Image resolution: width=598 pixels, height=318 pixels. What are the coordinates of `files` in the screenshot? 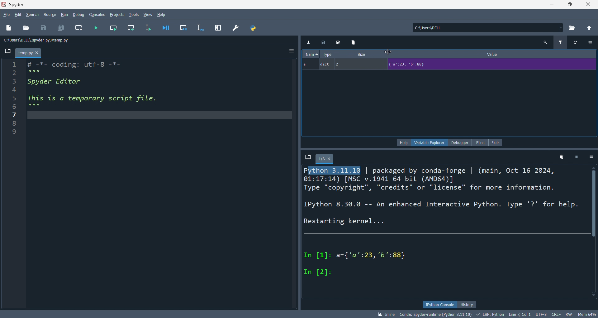 It's located at (478, 143).